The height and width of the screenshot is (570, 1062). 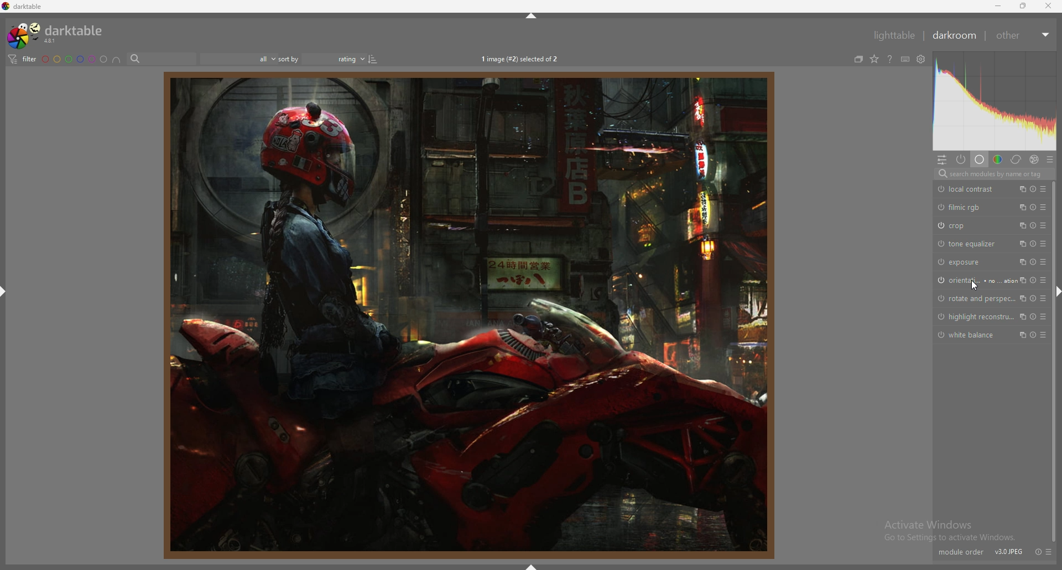 What do you see at coordinates (1033, 207) in the screenshot?
I see `reset` at bounding box center [1033, 207].